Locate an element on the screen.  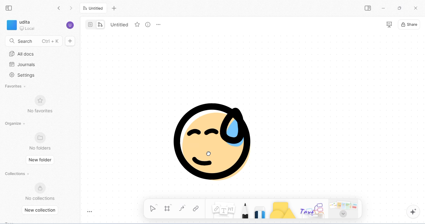
new collection is located at coordinates (42, 210).